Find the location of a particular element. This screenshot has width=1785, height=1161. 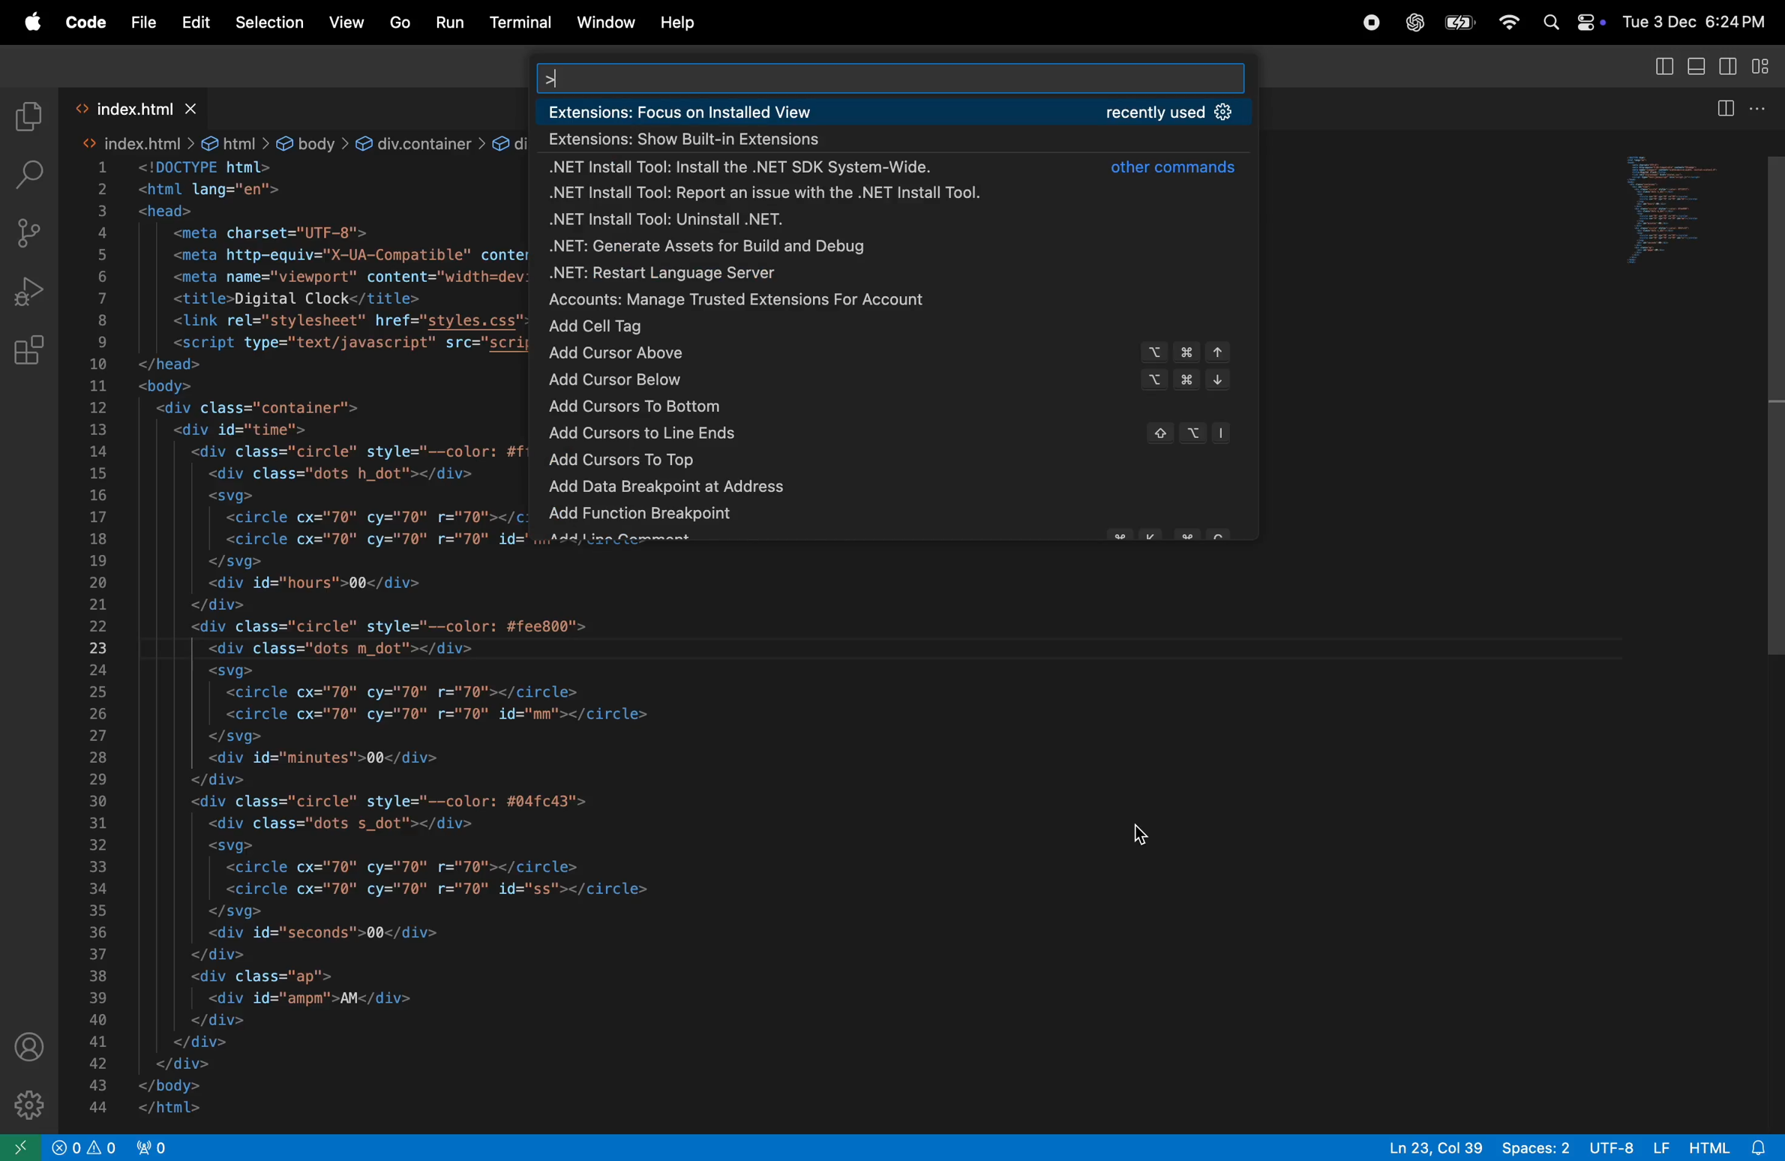

setting is located at coordinates (23, 1103).